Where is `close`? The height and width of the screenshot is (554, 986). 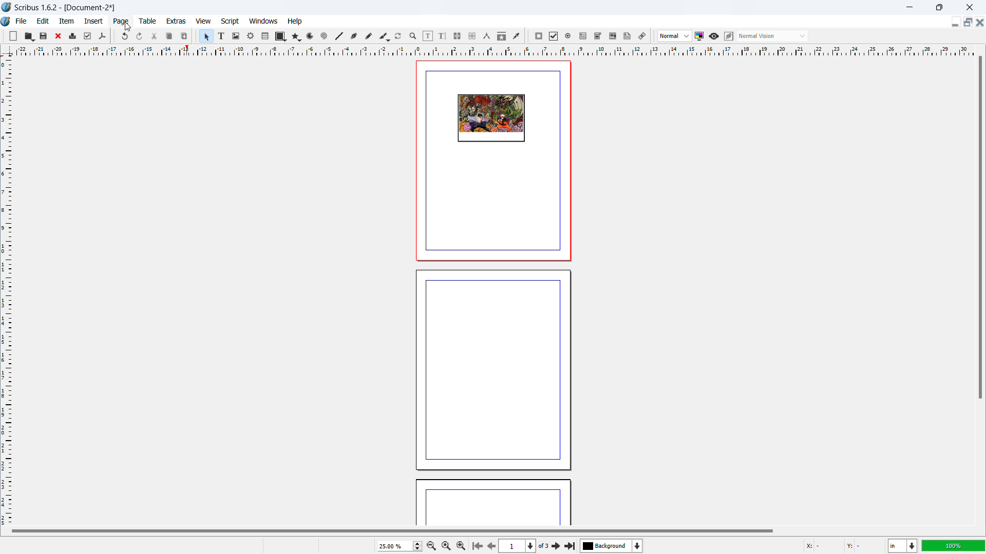
close is located at coordinates (59, 36).